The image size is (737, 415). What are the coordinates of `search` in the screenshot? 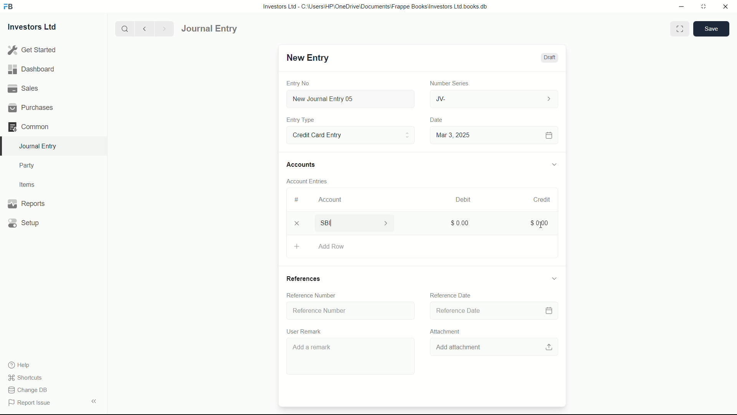 It's located at (124, 28).